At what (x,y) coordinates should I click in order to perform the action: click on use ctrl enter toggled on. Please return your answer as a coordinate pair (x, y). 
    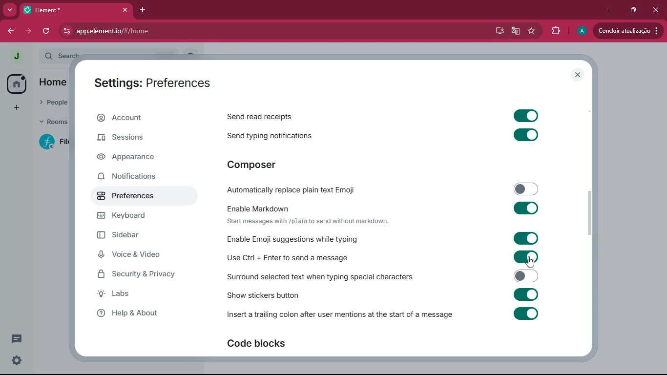
    Looking at the image, I should click on (290, 259).